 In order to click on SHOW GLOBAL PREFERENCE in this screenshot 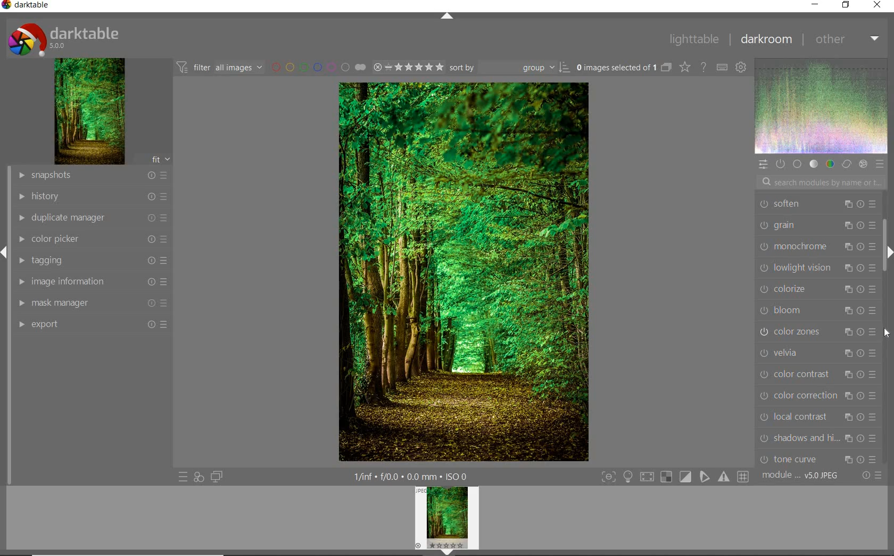, I will do `click(742, 67)`.